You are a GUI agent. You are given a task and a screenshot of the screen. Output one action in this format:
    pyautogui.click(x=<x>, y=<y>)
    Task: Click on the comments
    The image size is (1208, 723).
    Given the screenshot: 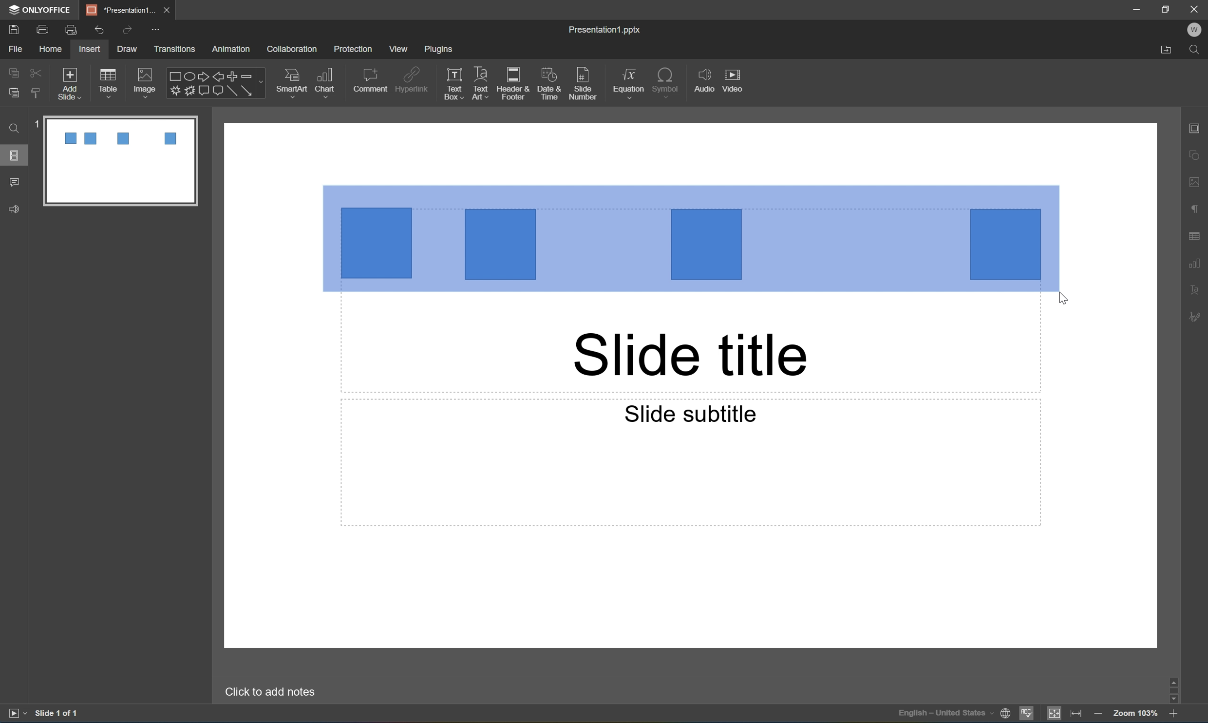 What is the action you would take?
    pyautogui.click(x=14, y=182)
    